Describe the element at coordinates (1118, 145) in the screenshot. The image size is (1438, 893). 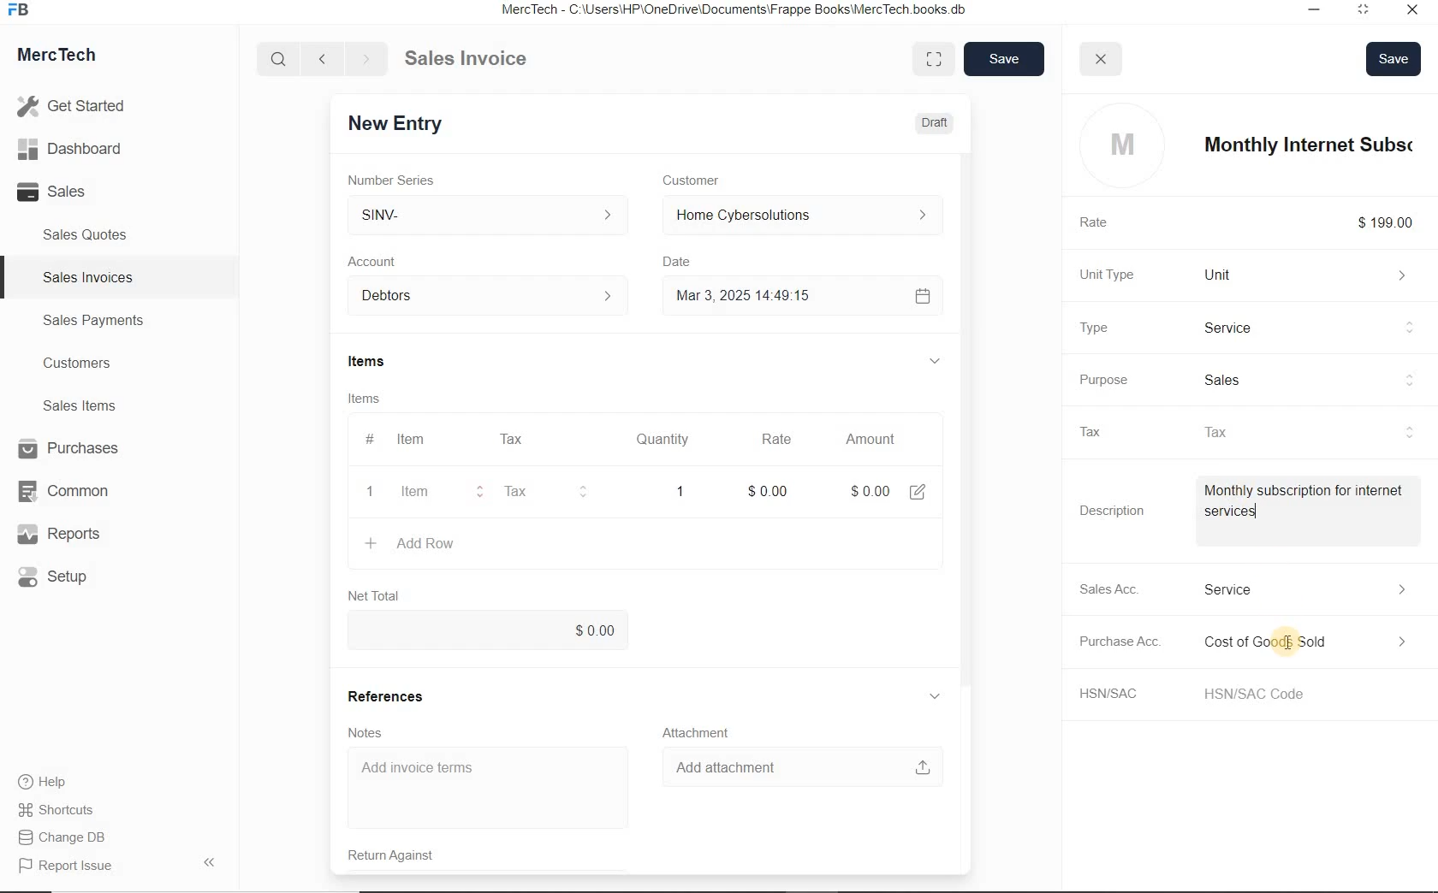
I see `profile logo` at that location.